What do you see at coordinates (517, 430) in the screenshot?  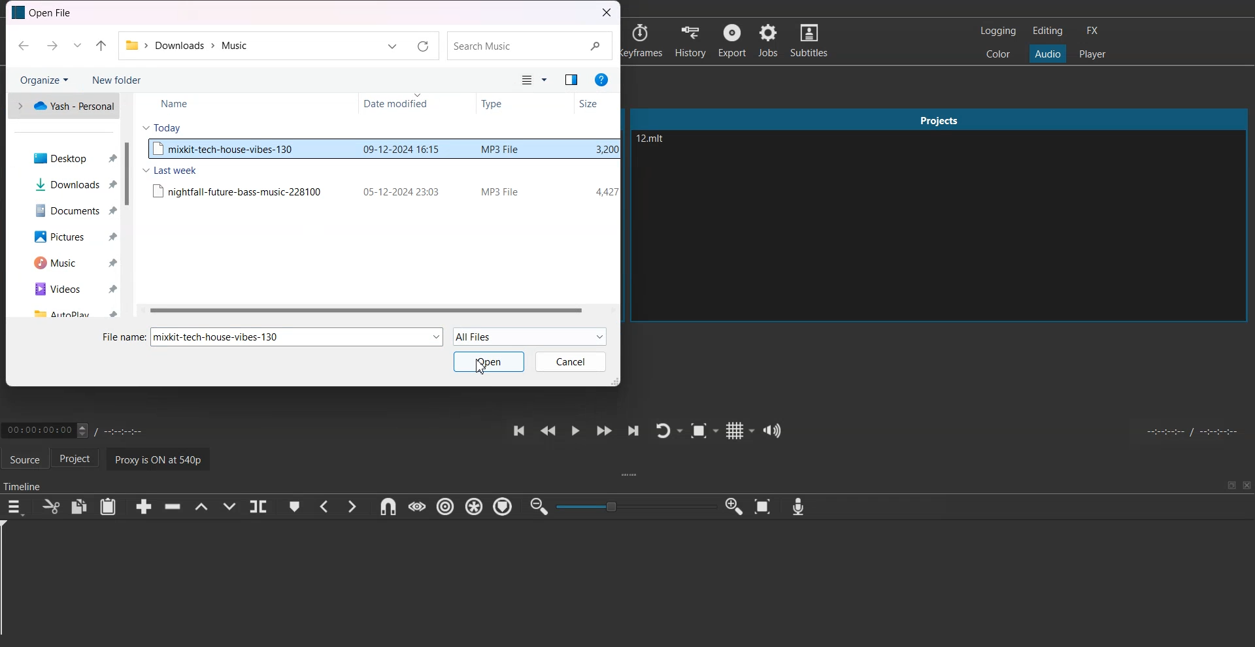 I see `Skip to the previous point` at bounding box center [517, 430].